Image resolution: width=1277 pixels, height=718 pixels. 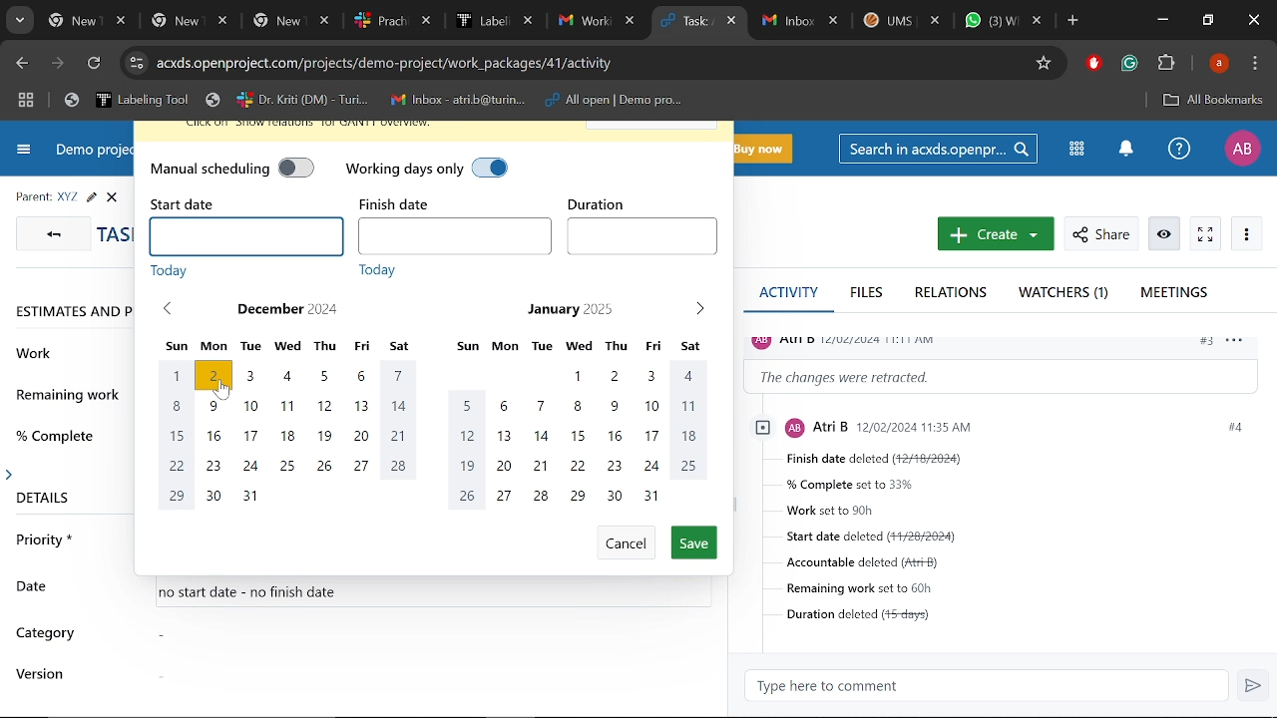 I want to click on Bookmarked tabs, so click(x=377, y=101).